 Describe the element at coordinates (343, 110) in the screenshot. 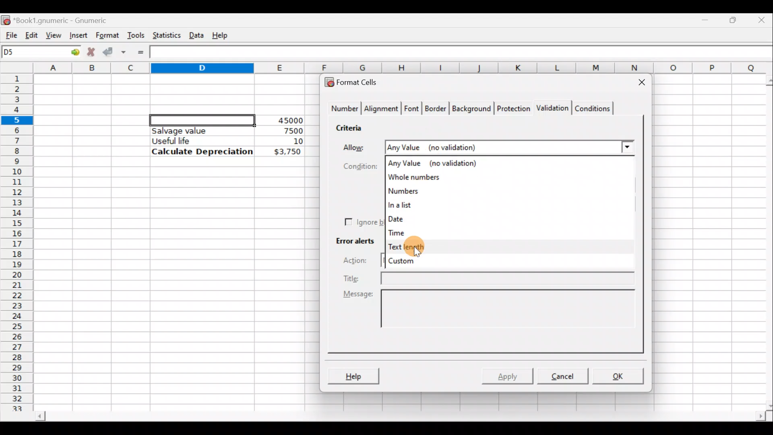

I see `Number` at that location.